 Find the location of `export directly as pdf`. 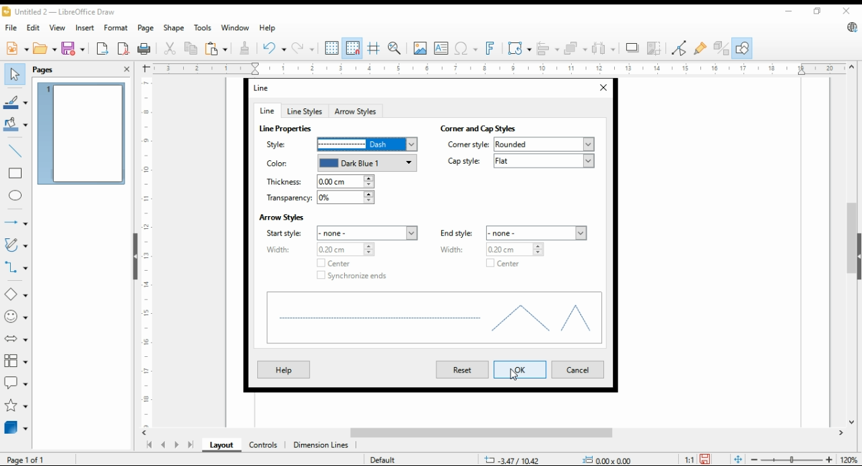

export directly as pdf is located at coordinates (124, 48).